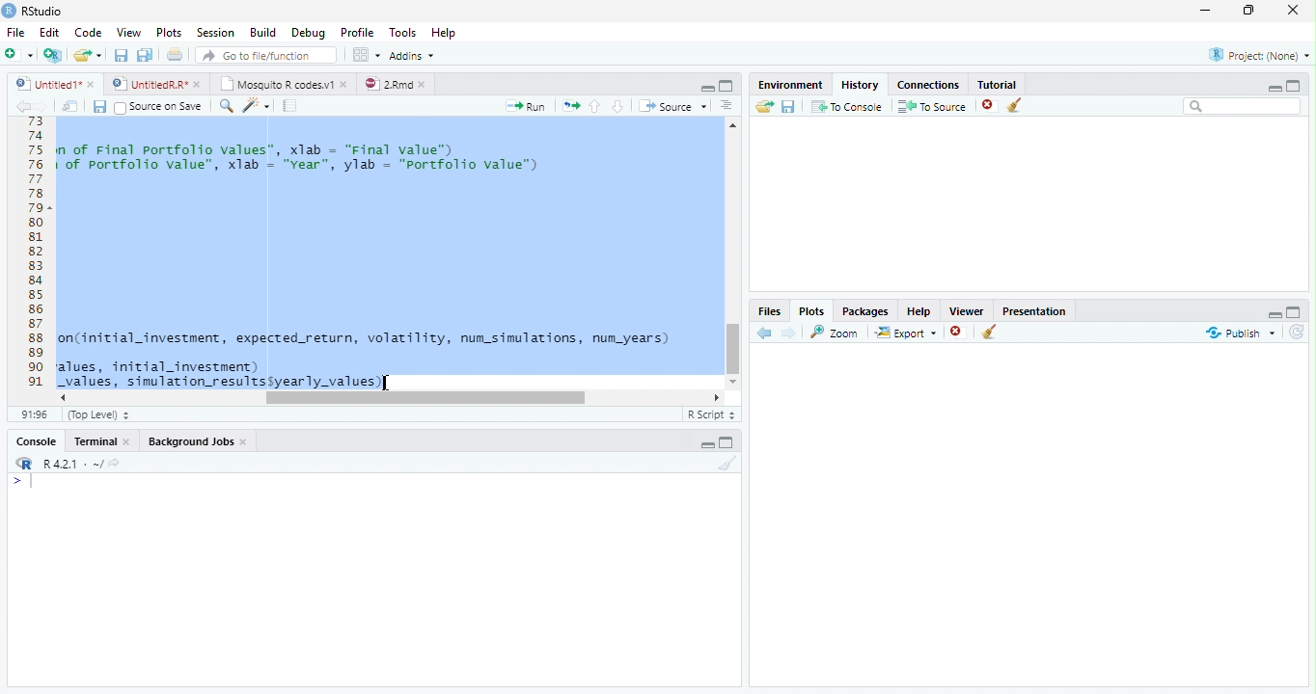 Image resolution: width=1316 pixels, height=694 pixels. I want to click on Tools, so click(401, 33).